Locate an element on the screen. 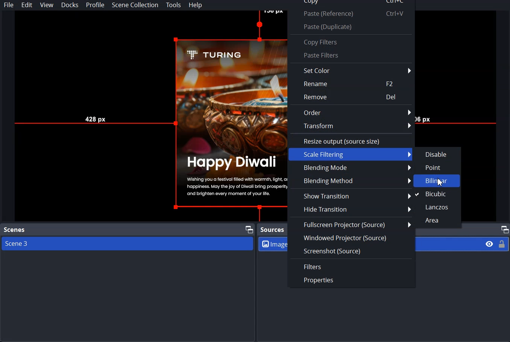 This screenshot has height=342, width=510. Scene Collection is located at coordinates (135, 5).